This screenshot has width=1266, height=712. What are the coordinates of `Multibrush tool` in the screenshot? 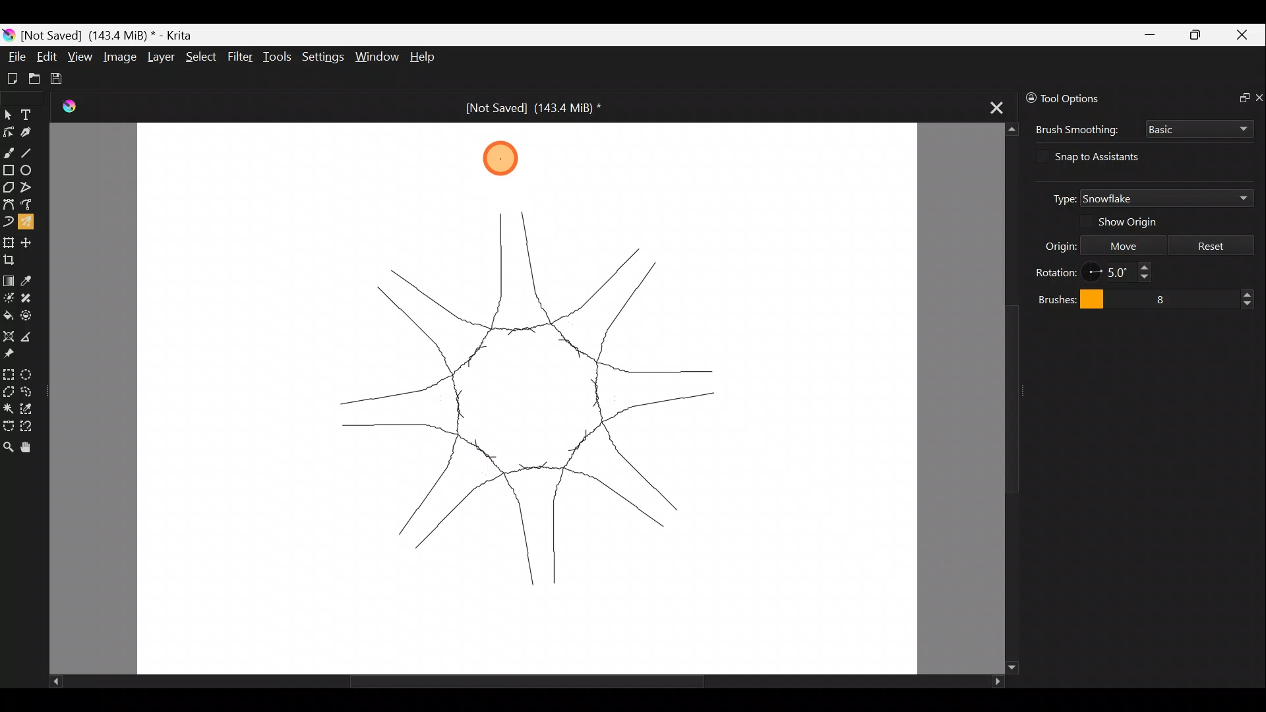 It's located at (28, 225).